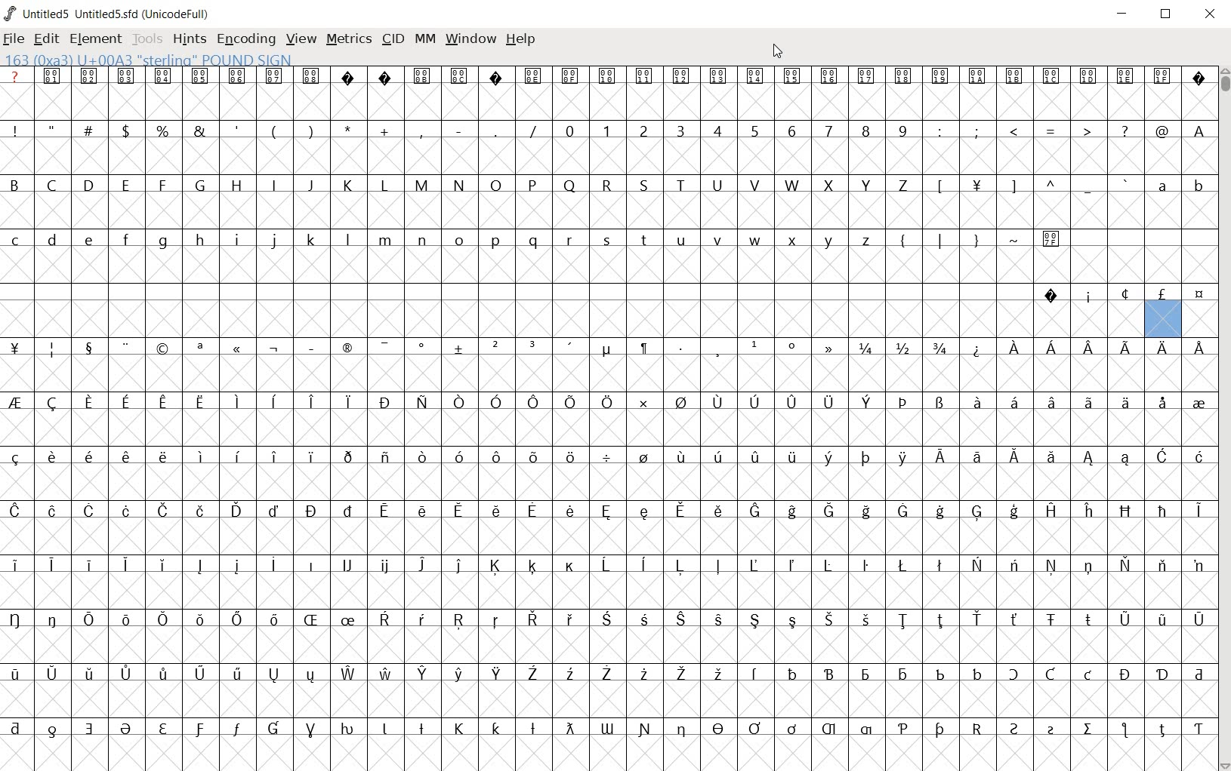 The image size is (1231, 771). What do you see at coordinates (681, 240) in the screenshot?
I see `u` at bounding box center [681, 240].